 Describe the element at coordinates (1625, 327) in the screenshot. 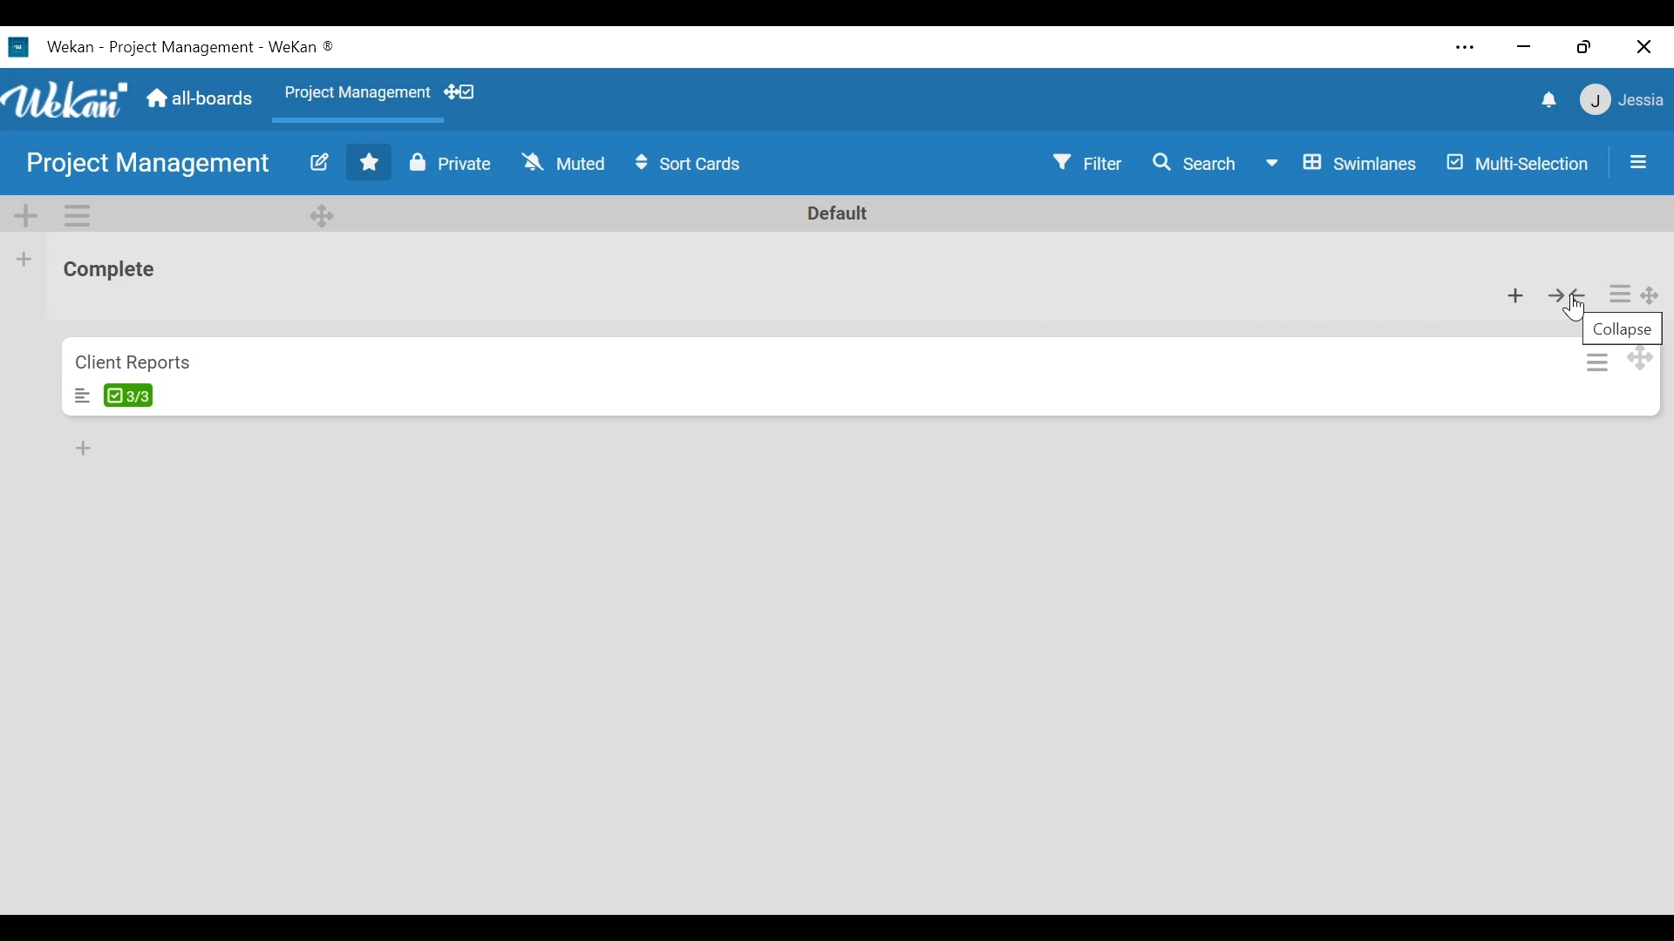

I see `Collapse` at that location.